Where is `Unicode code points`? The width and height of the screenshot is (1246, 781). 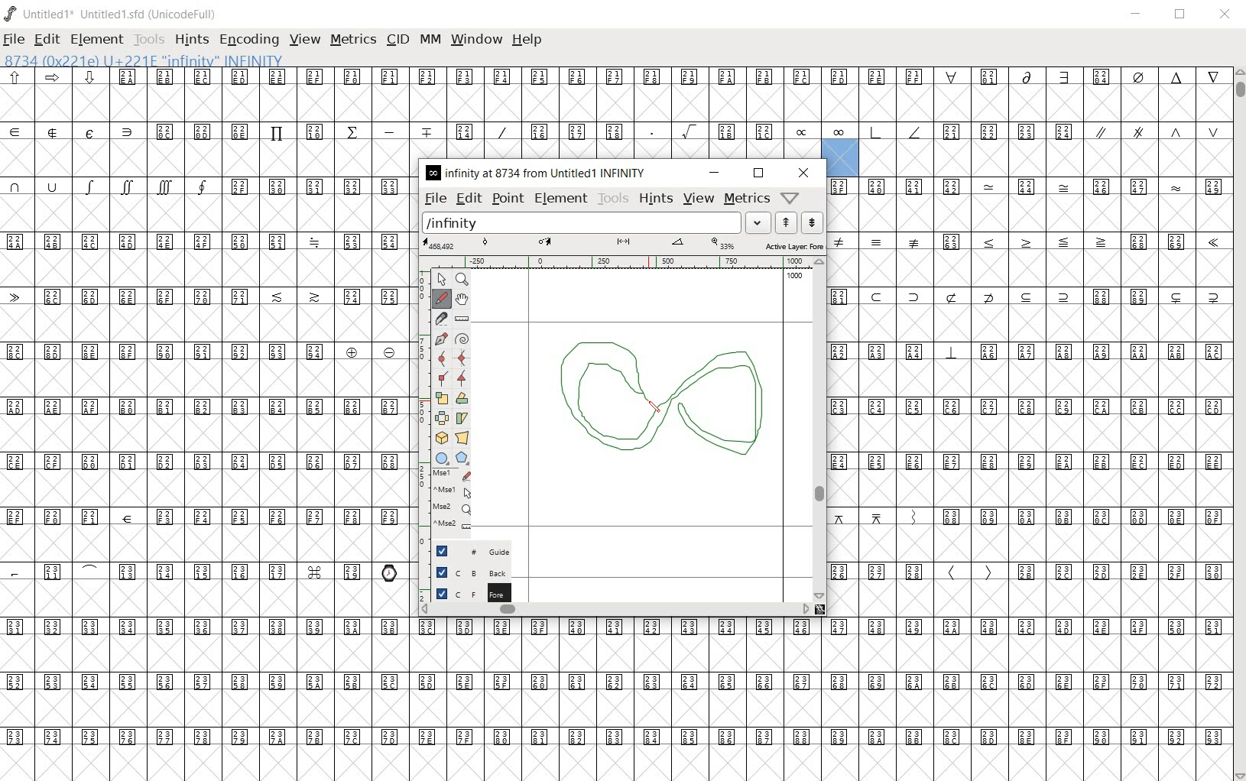 Unicode code points is located at coordinates (619, 734).